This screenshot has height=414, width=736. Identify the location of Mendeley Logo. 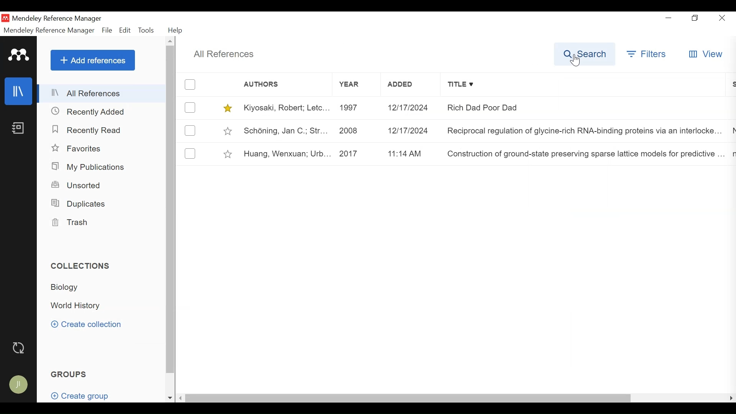
(19, 55).